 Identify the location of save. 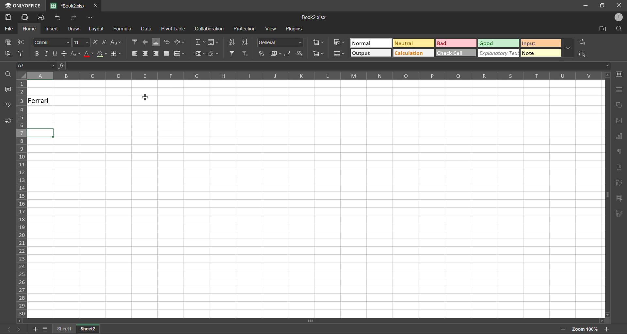
(7, 17).